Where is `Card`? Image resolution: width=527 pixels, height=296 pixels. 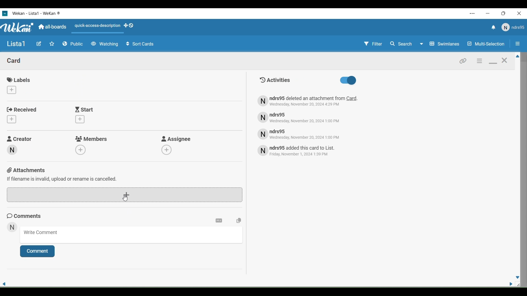
Card is located at coordinates (14, 60).